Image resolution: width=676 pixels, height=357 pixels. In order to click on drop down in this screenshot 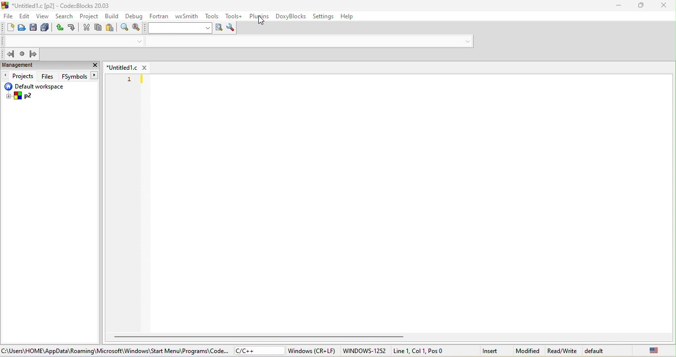, I will do `click(140, 42)`.